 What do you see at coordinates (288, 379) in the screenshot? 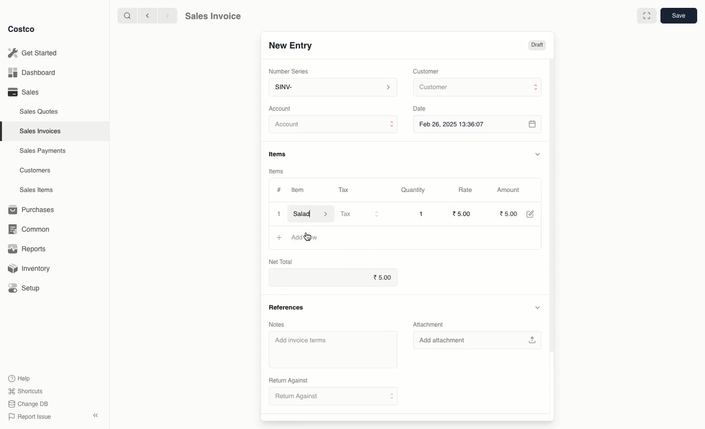
I see `‘Return Against` at bounding box center [288, 379].